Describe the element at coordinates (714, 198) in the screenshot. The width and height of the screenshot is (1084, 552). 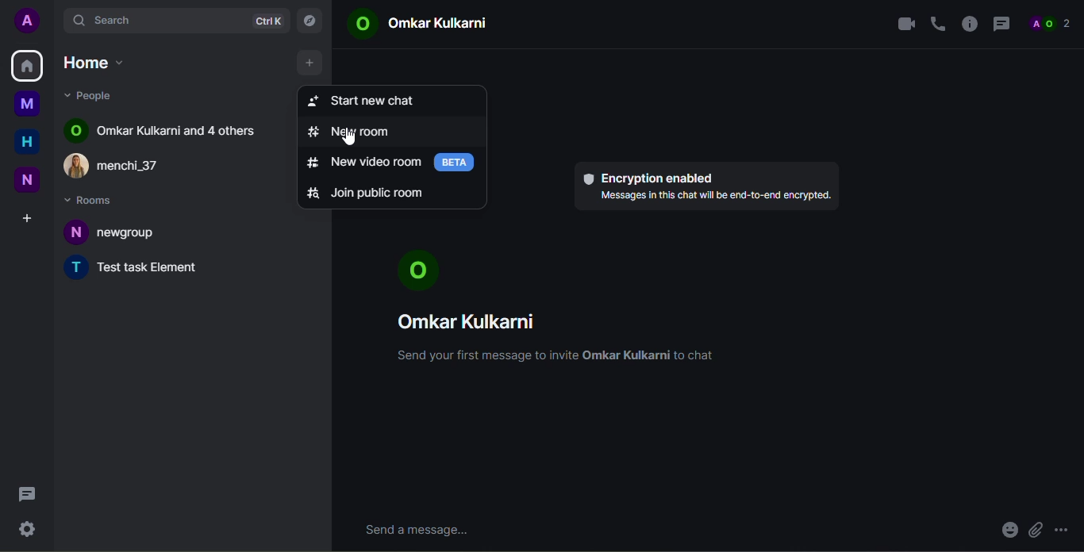
I see `Messages in this chat will be end-to-end encrypted` at that location.